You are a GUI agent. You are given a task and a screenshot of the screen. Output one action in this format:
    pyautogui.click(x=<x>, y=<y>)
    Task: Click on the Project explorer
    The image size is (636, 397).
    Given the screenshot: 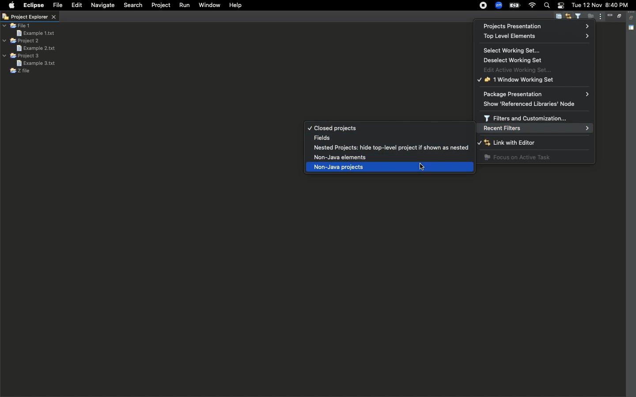 What is the action you would take?
    pyautogui.click(x=29, y=17)
    